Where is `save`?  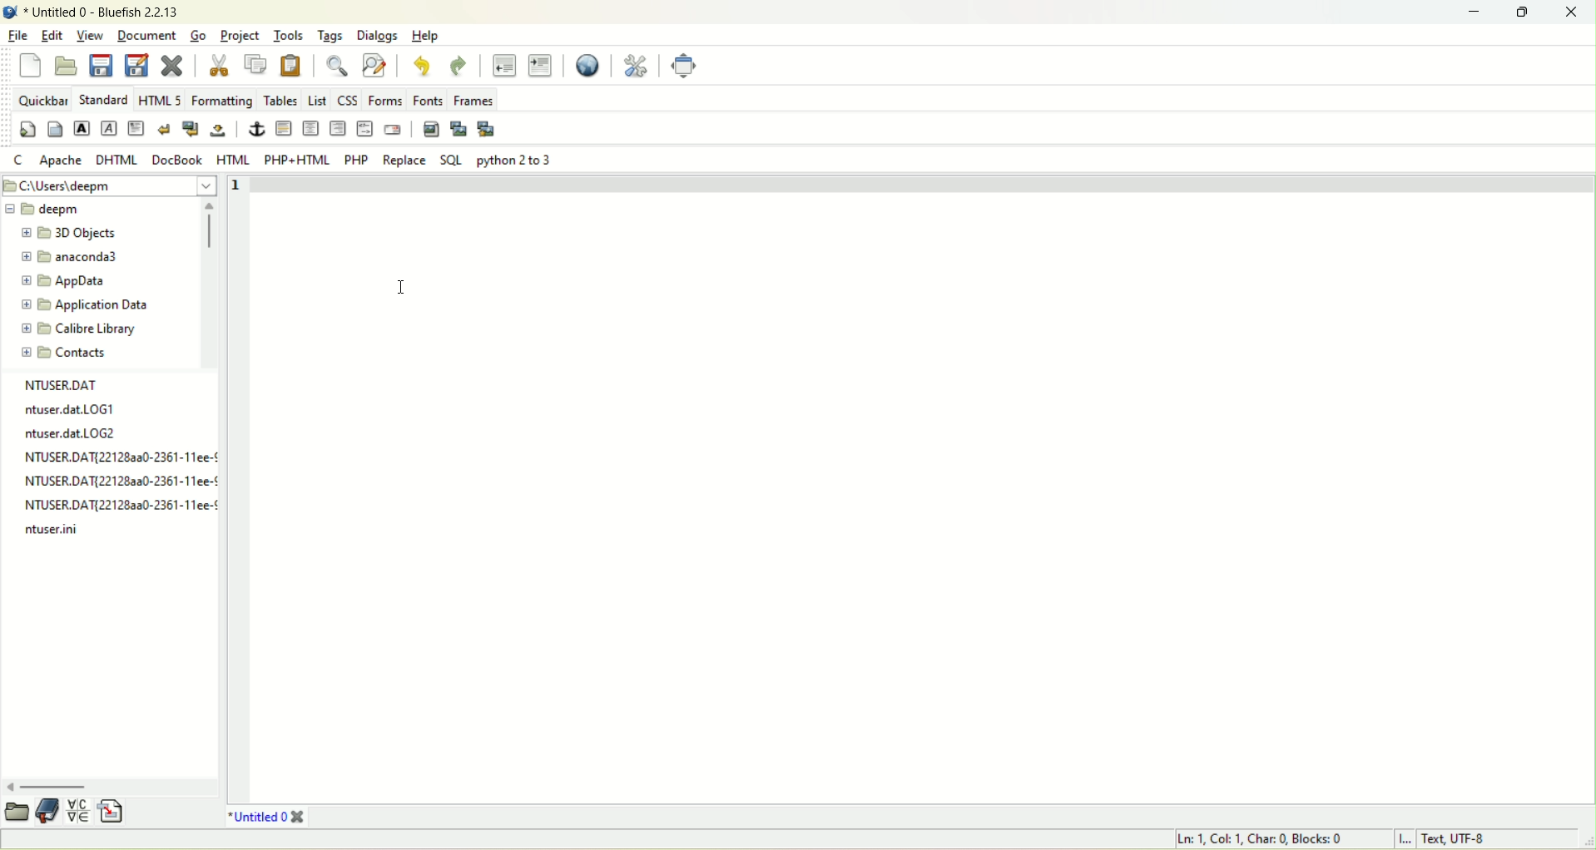
save is located at coordinates (102, 67).